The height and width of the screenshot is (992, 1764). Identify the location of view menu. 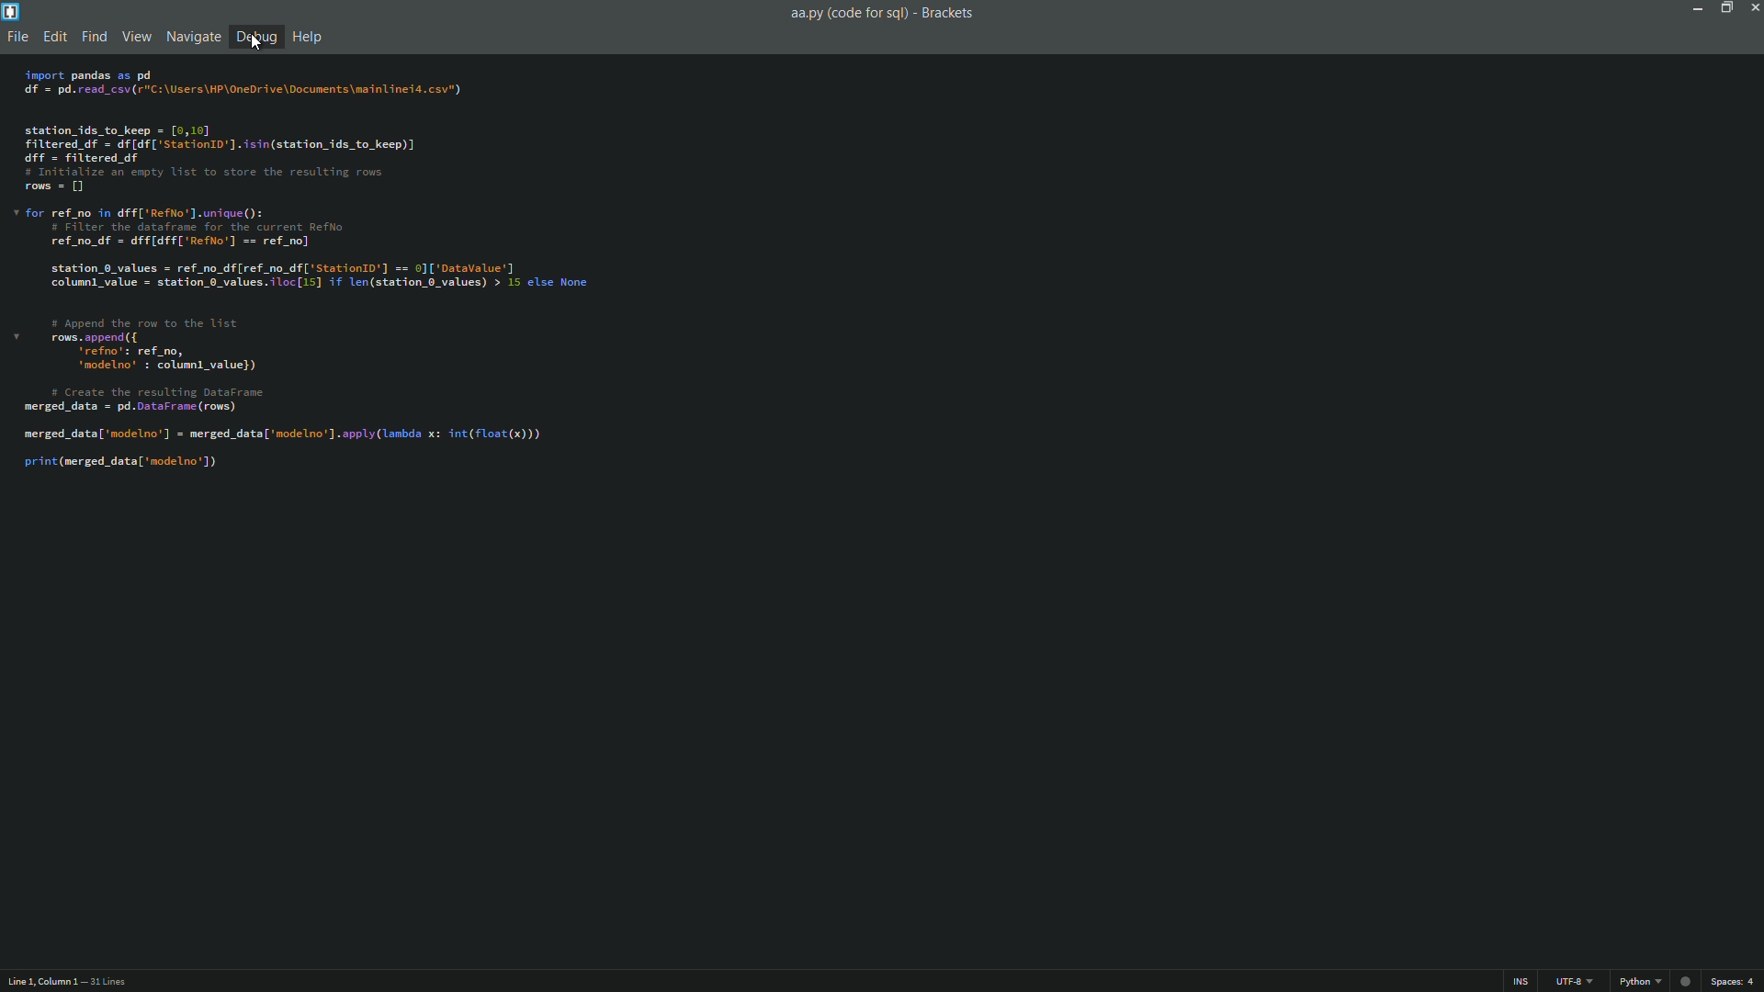
(137, 37).